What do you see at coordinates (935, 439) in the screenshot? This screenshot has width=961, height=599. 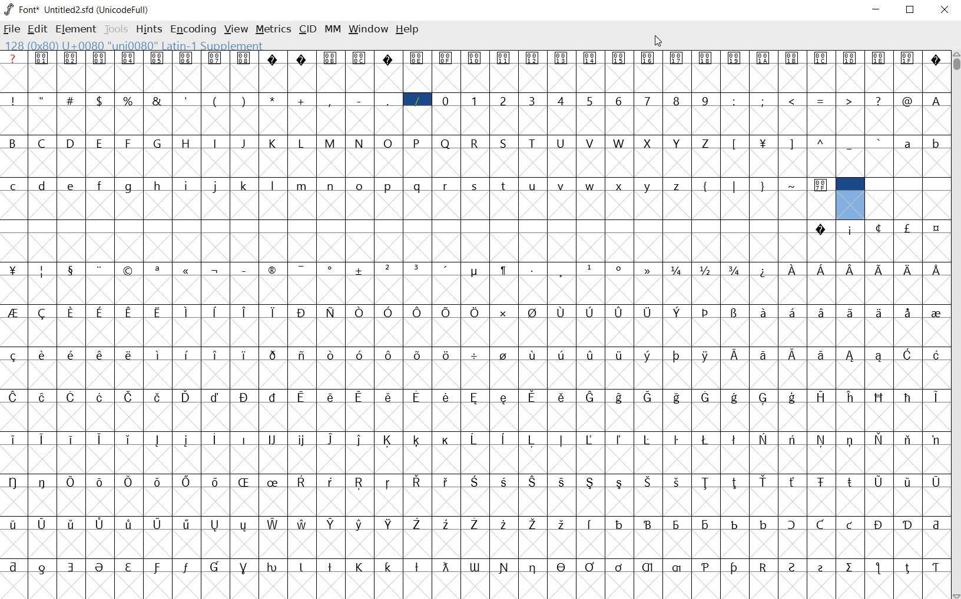 I see `Symbol` at bounding box center [935, 439].